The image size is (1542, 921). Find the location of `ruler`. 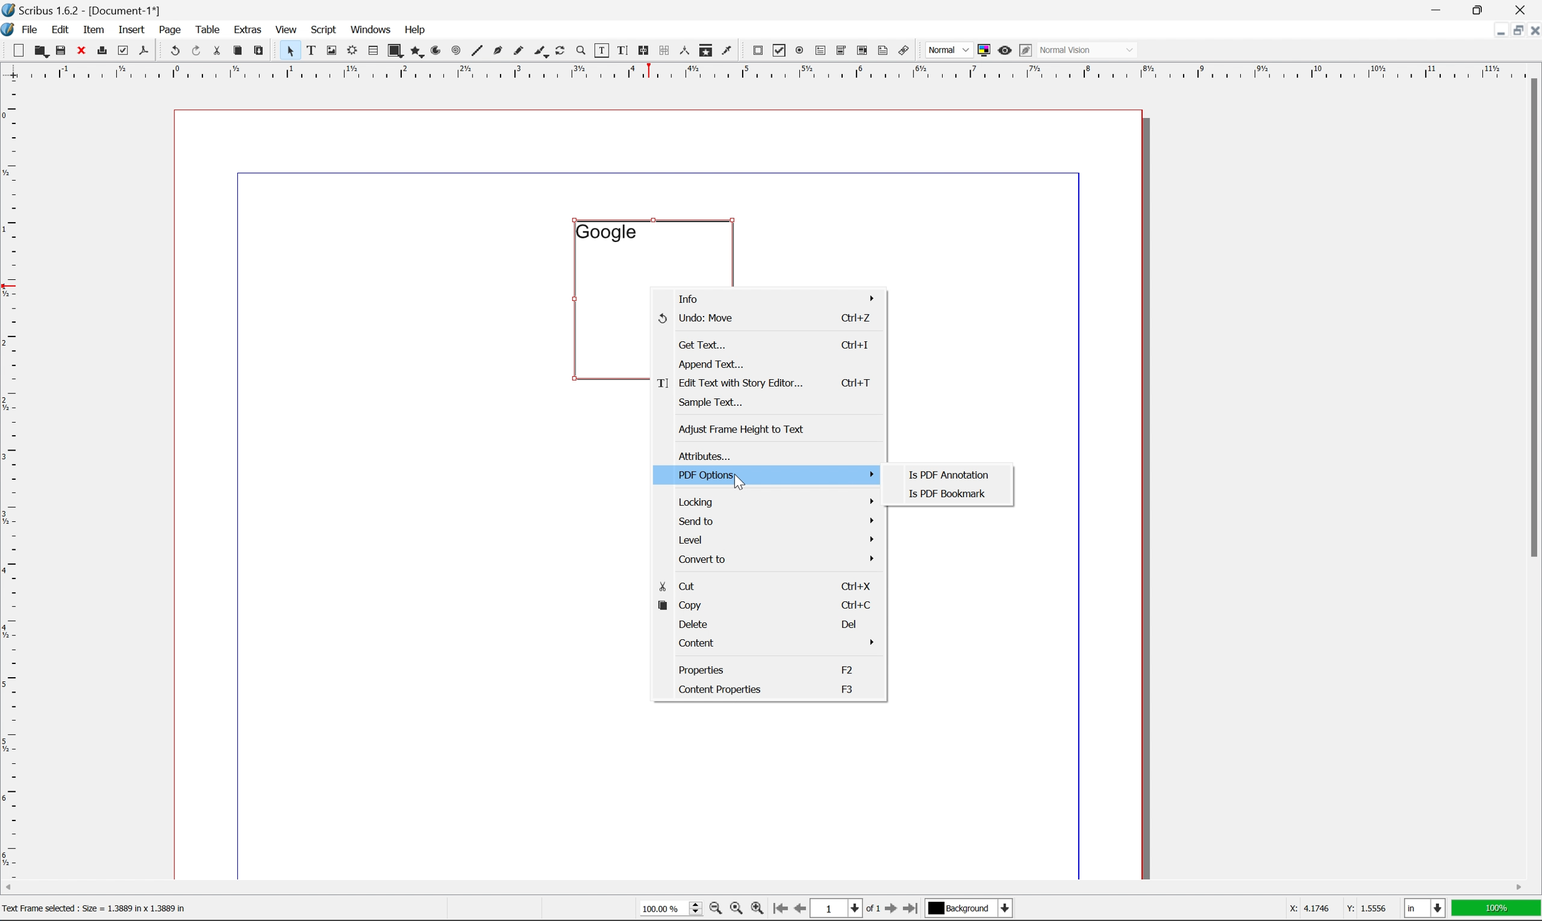

ruler is located at coordinates (770, 70).